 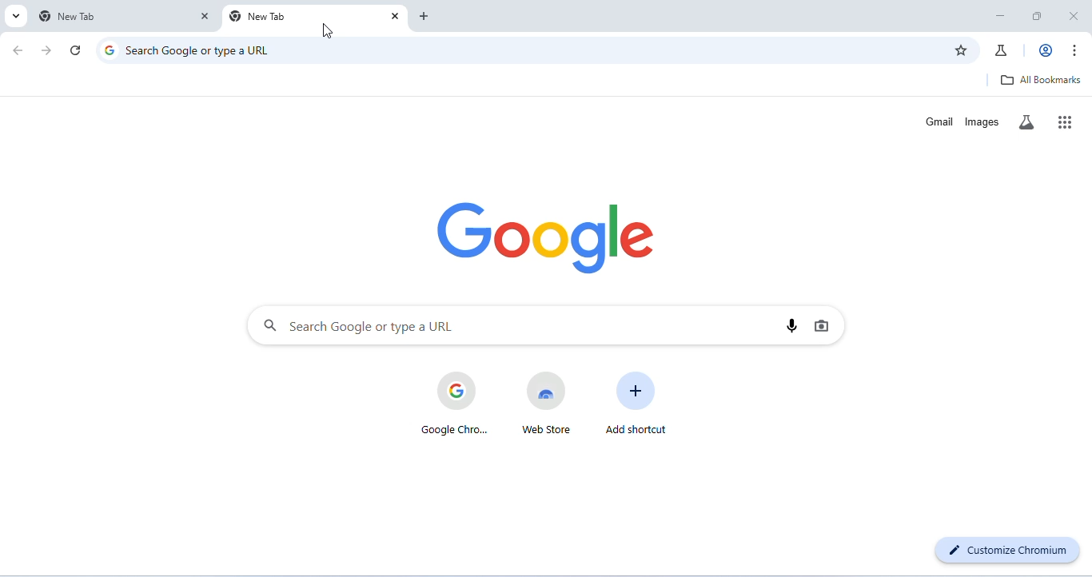 What do you see at coordinates (454, 403) in the screenshot?
I see `google chrome ` at bounding box center [454, 403].